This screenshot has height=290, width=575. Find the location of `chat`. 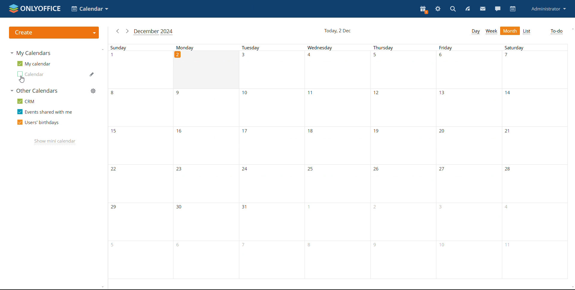

chat is located at coordinates (497, 9).